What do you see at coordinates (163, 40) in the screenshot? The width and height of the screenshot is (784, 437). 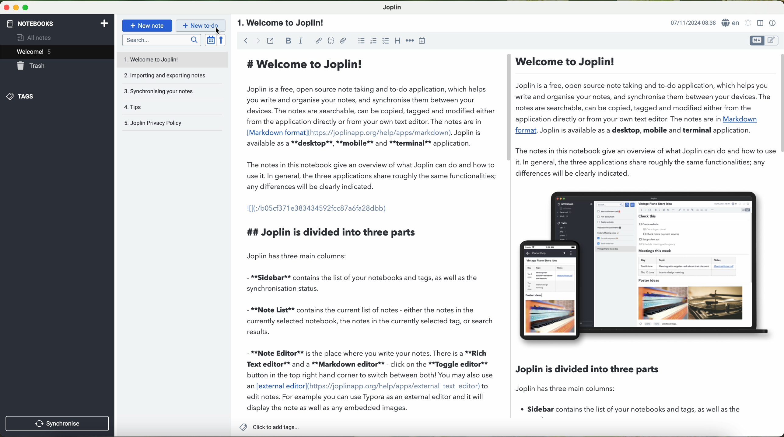 I see `search bar` at bounding box center [163, 40].